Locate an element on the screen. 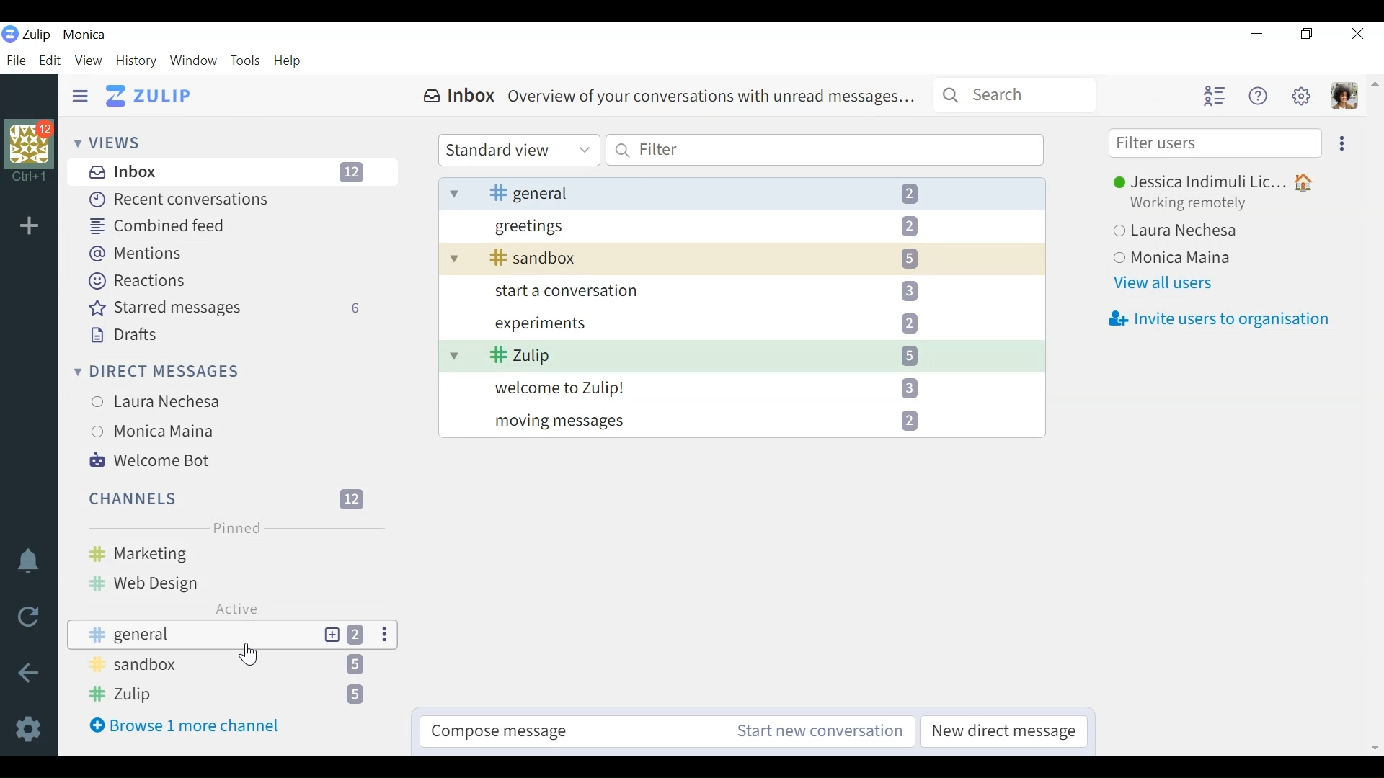  Pinned is located at coordinates (234, 527).